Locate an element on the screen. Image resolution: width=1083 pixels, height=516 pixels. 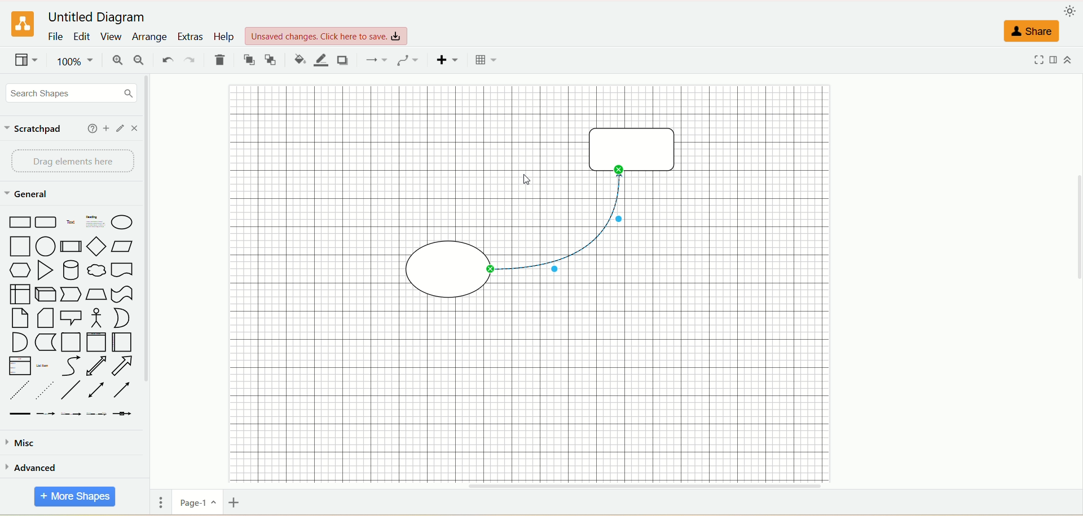
zoom factor is located at coordinates (74, 63).